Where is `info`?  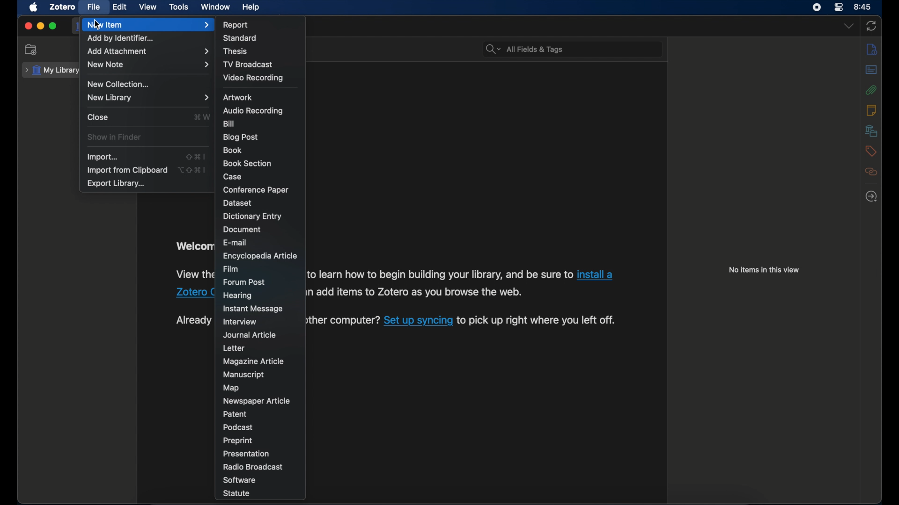
info is located at coordinates (873, 50).